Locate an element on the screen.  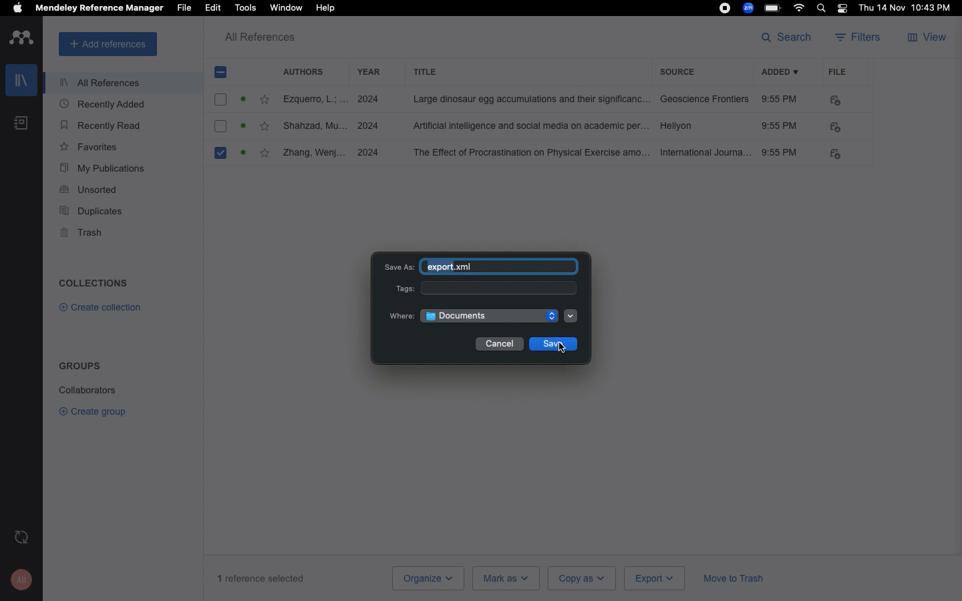
Cancel is located at coordinates (498, 344).